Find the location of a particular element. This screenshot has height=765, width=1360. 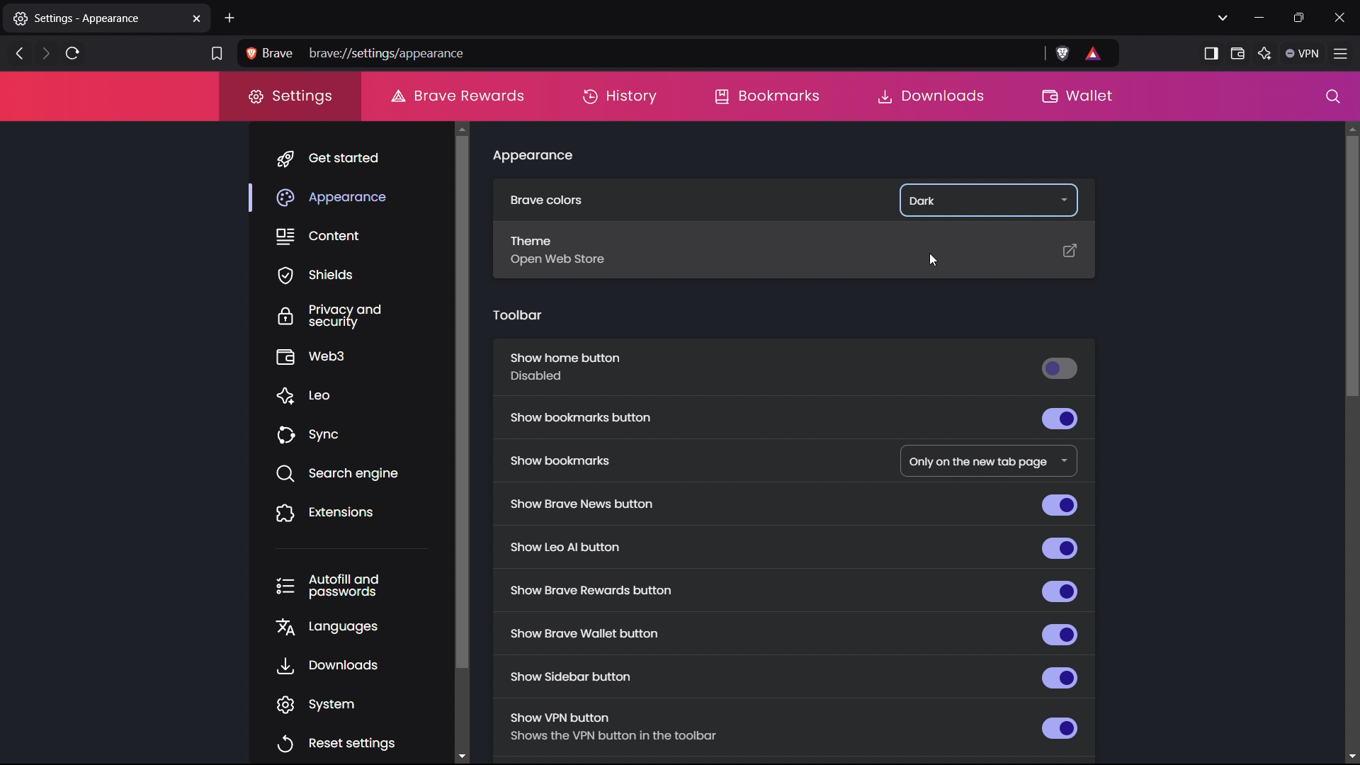

shields is located at coordinates (360, 273).